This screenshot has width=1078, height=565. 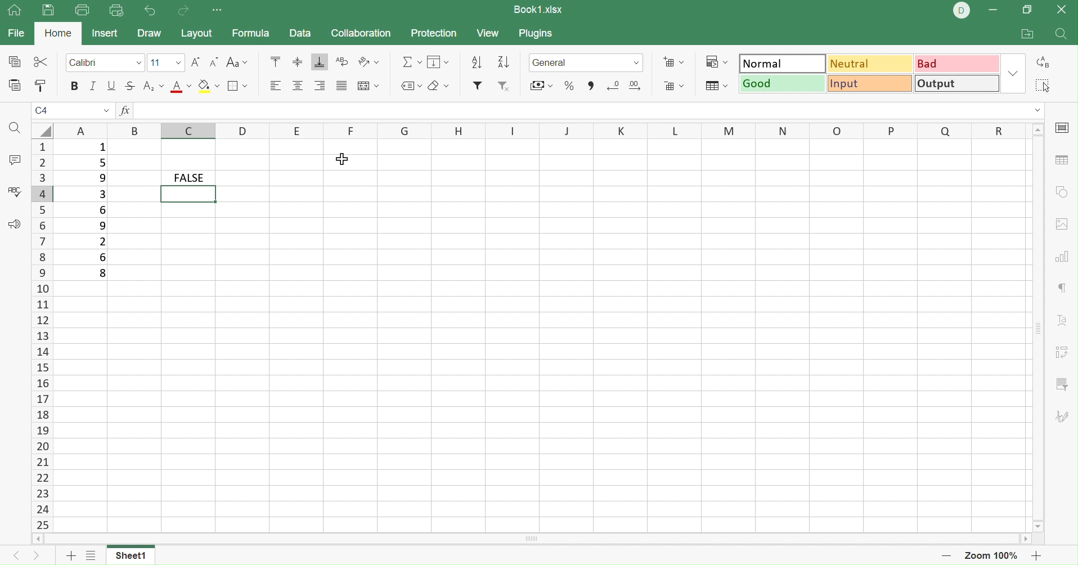 I want to click on Image settings, so click(x=1062, y=223).